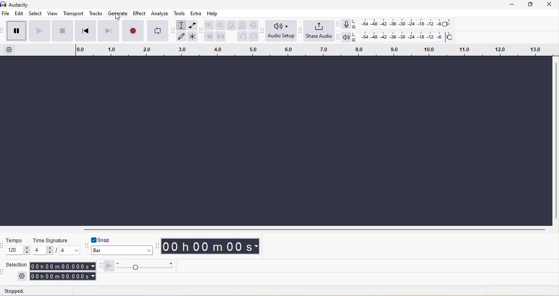 Image resolution: width=559 pixels, height=296 pixels. What do you see at coordinates (40, 31) in the screenshot?
I see `play` at bounding box center [40, 31].